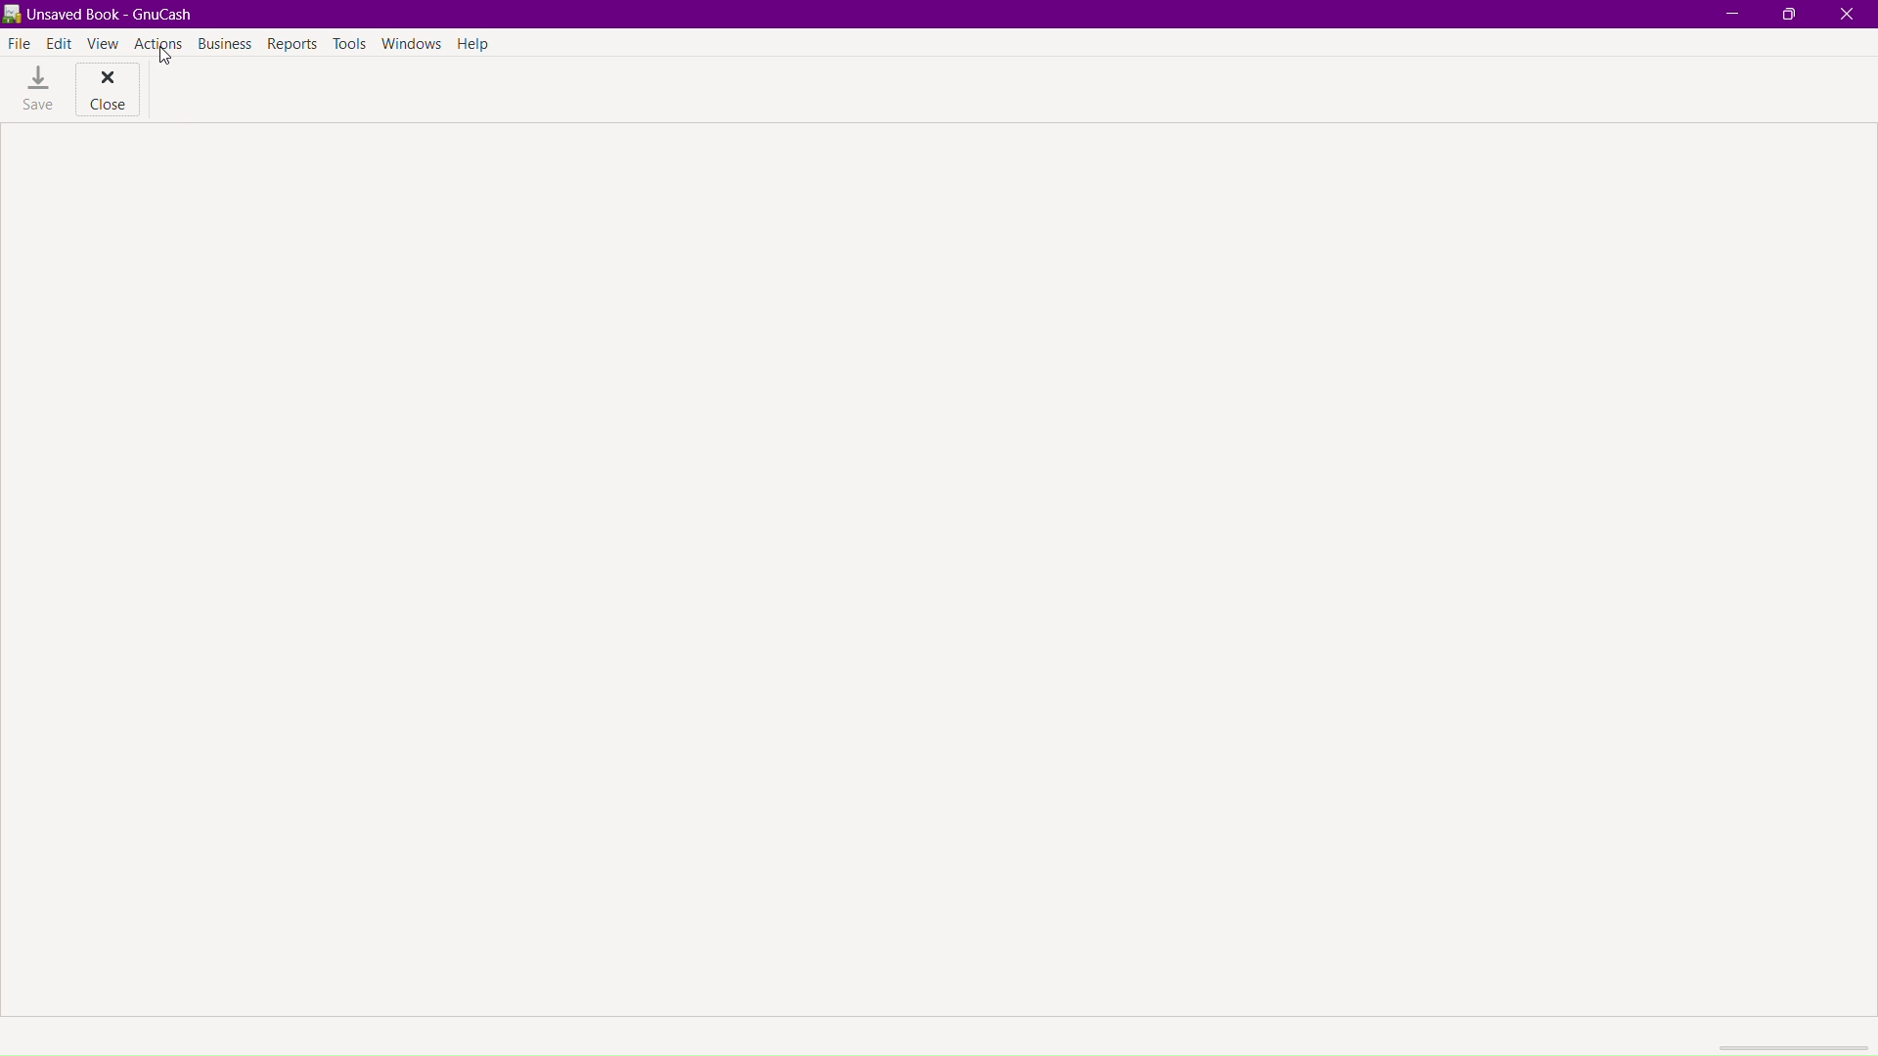 The height and width of the screenshot is (1056, 1878). I want to click on unsaved book gnucash, so click(112, 14).